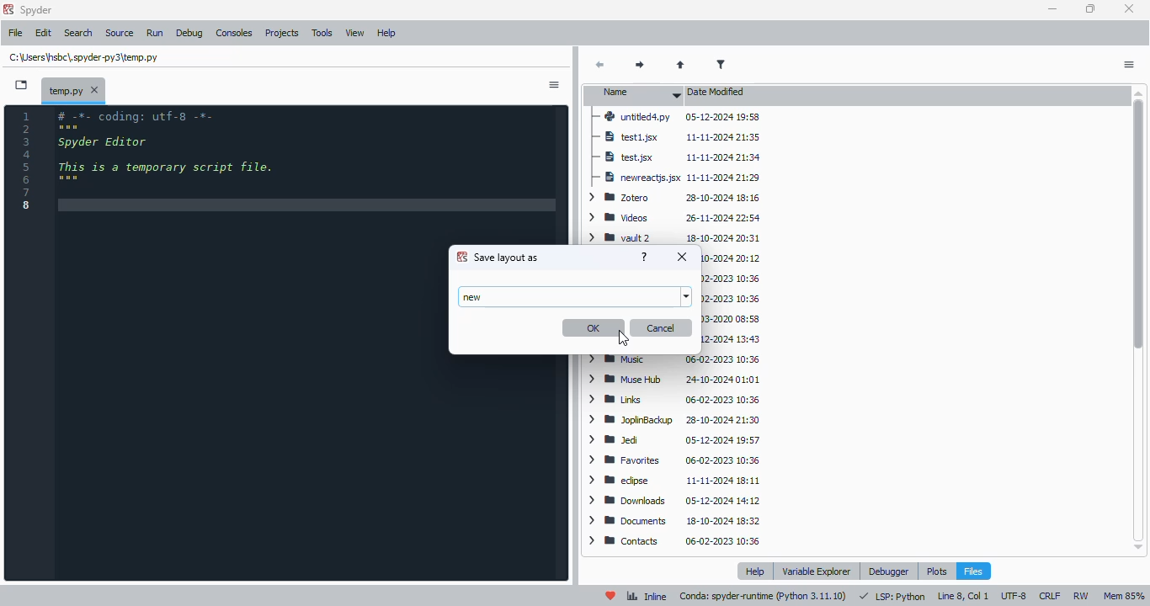 Image resolution: width=1150 pixels, height=606 pixels. What do you see at coordinates (190, 34) in the screenshot?
I see `debug` at bounding box center [190, 34].